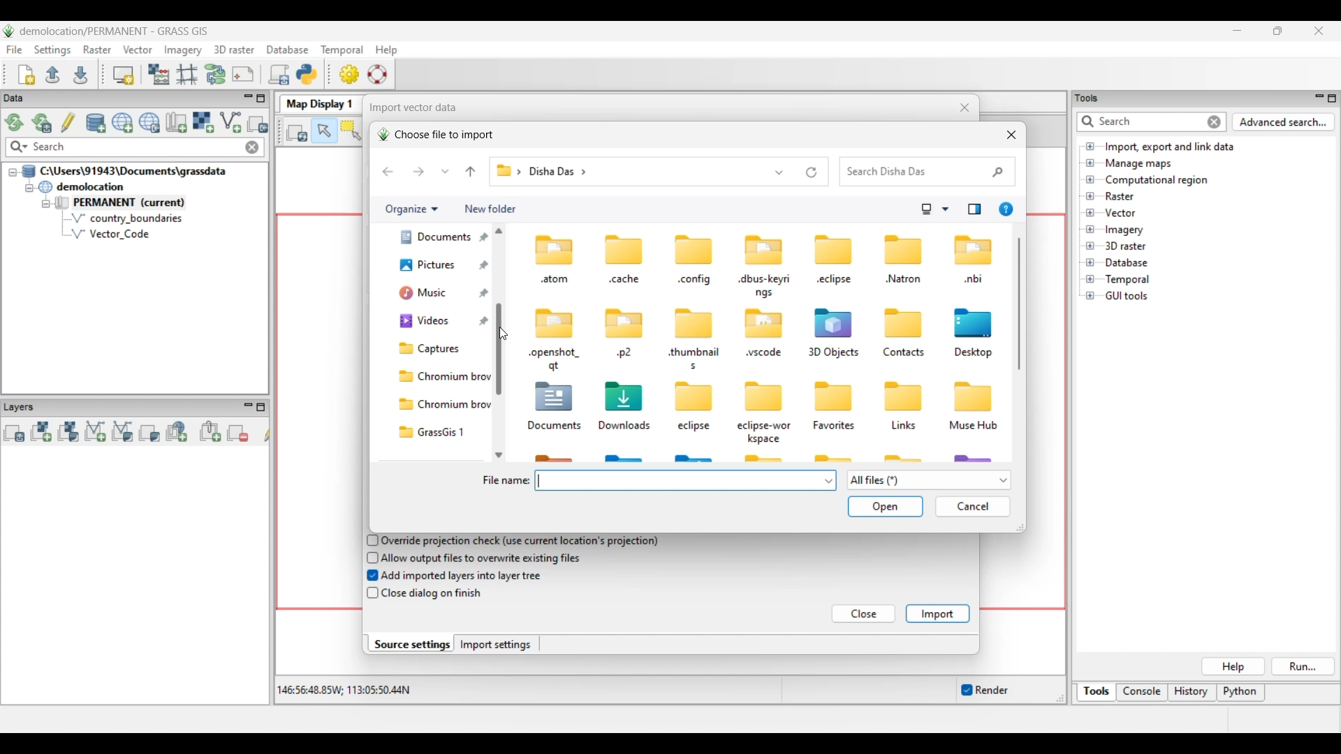  Describe the element at coordinates (1011, 135) in the screenshot. I see `Close window` at that location.